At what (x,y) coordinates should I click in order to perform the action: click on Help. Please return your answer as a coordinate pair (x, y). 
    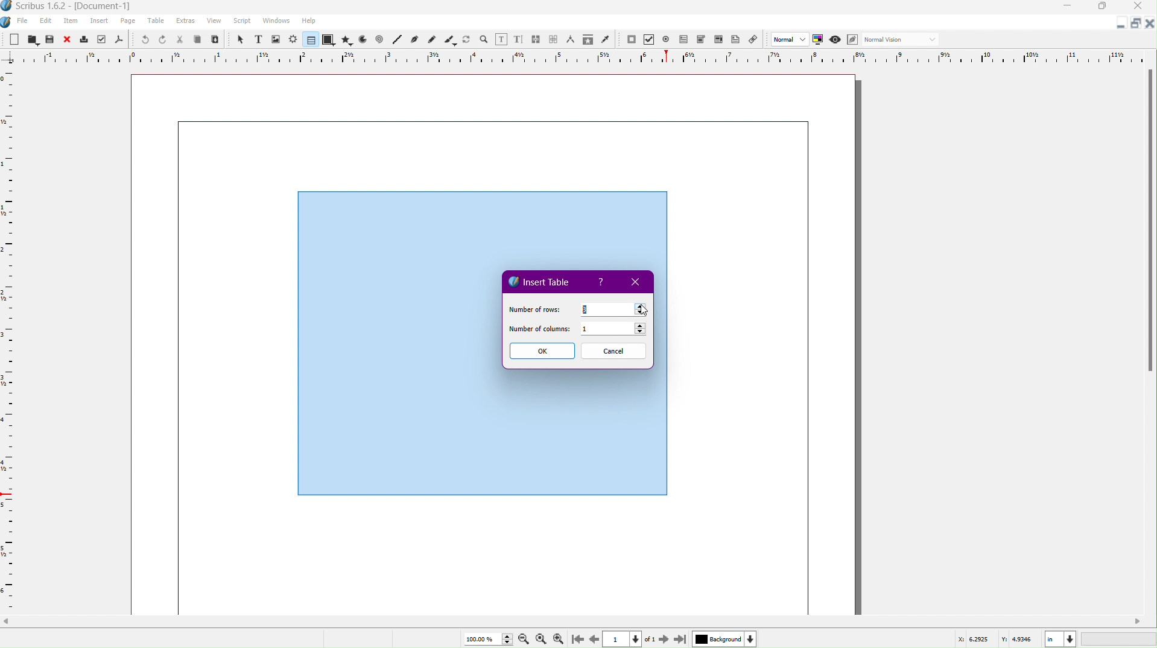
    Looking at the image, I should click on (309, 21).